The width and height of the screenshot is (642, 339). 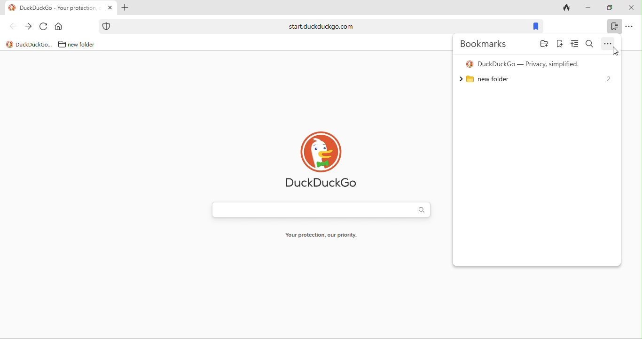 I want to click on forward, so click(x=28, y=26).